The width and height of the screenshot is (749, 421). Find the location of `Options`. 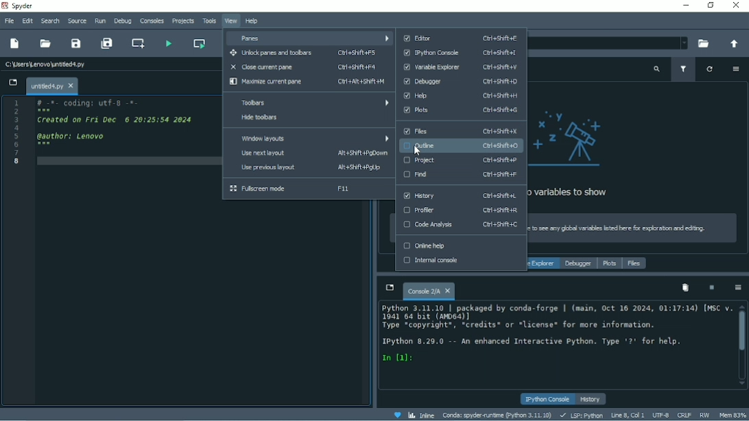

Options is located at coordinates (736, 69).